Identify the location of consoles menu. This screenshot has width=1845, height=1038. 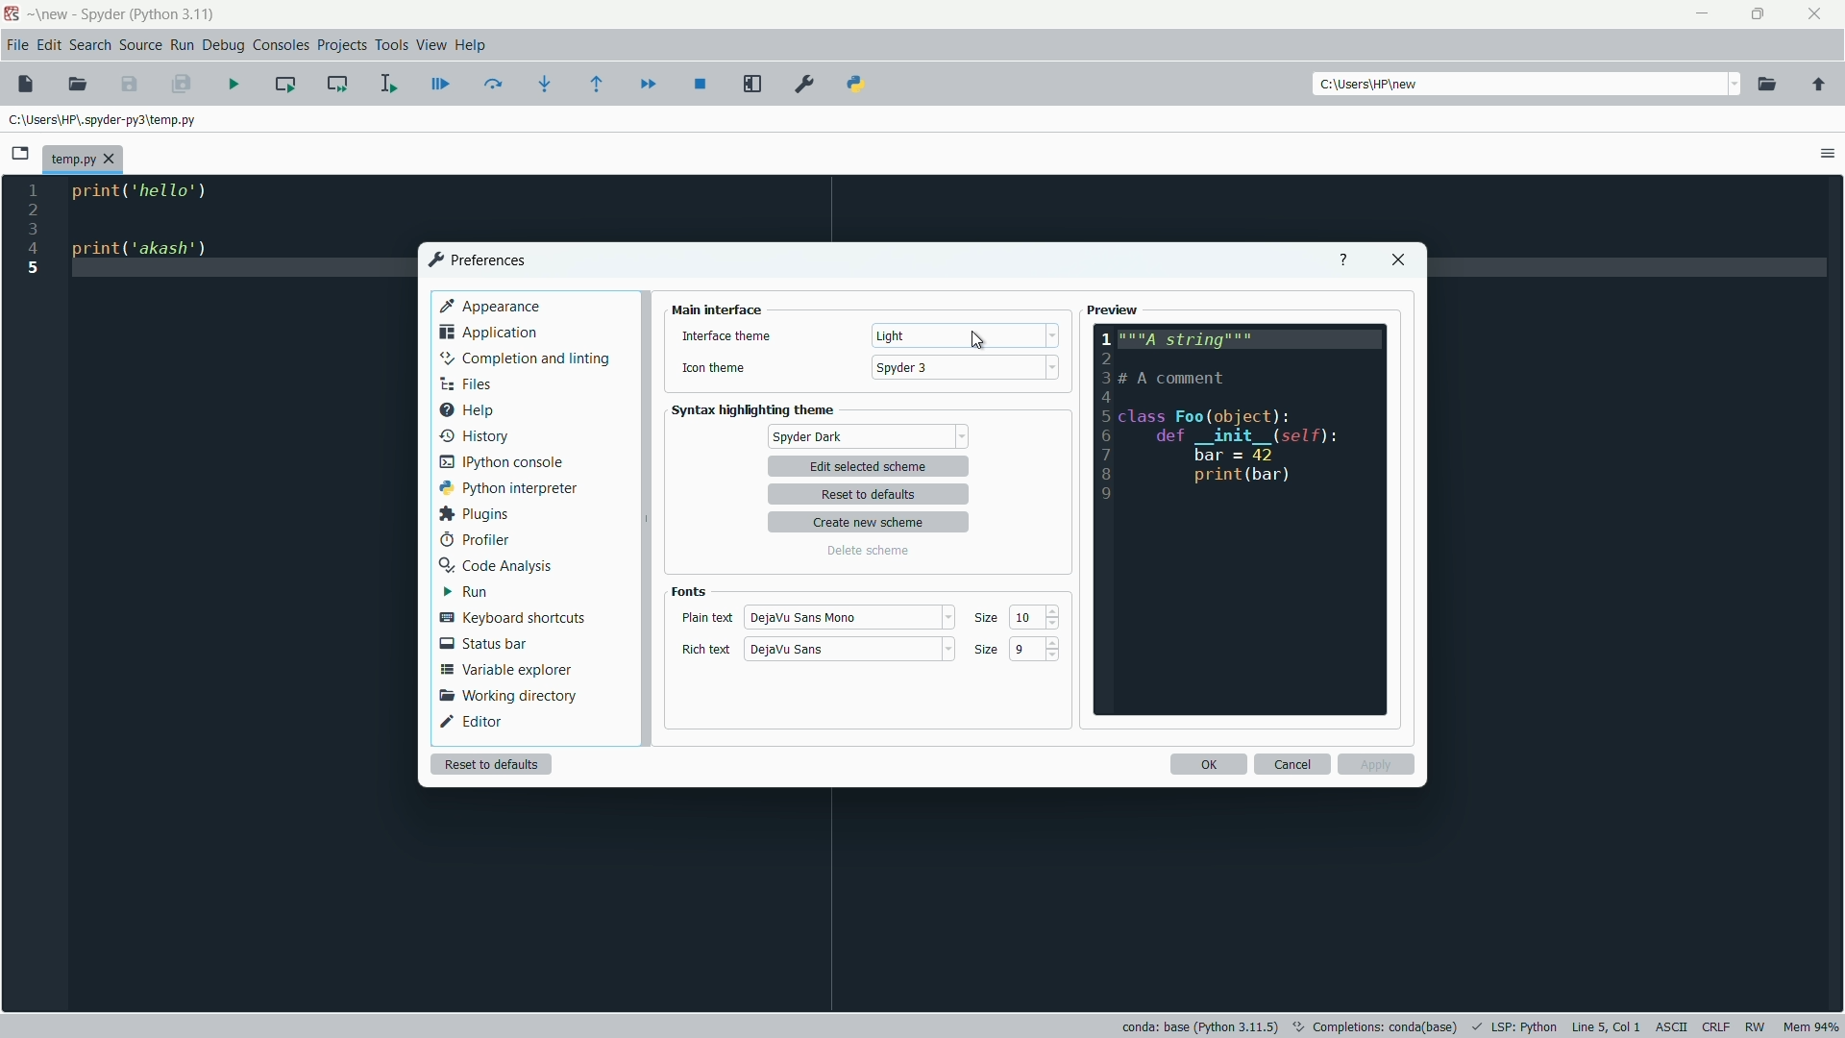
(283, 44).